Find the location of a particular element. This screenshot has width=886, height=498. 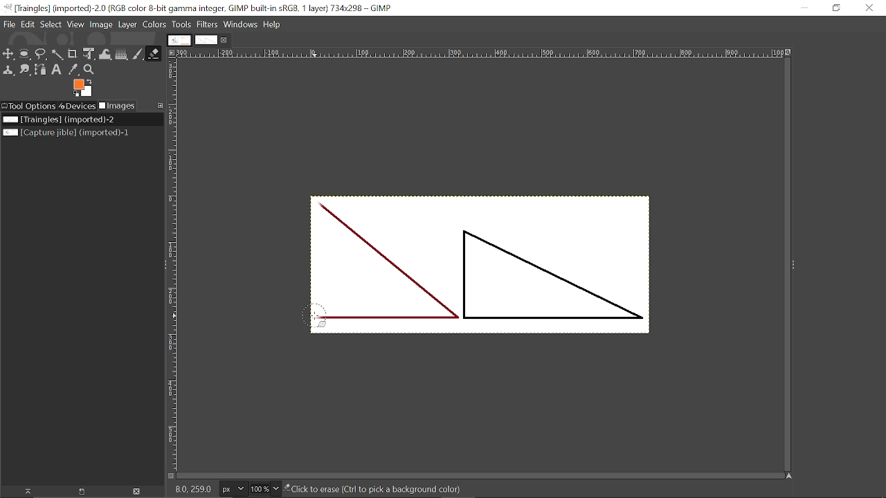

Open image in new display is located at coordinates (80, 492).